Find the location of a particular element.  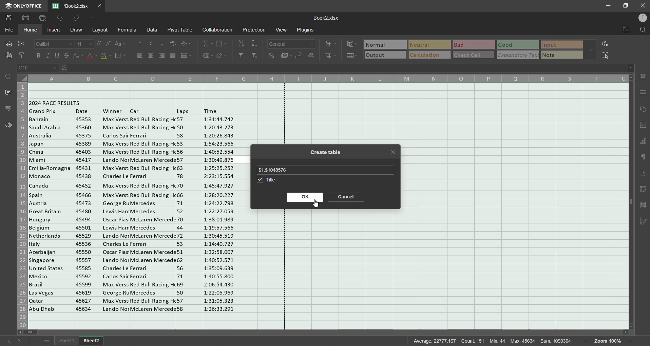

cut is located at coordinates (22, 44).